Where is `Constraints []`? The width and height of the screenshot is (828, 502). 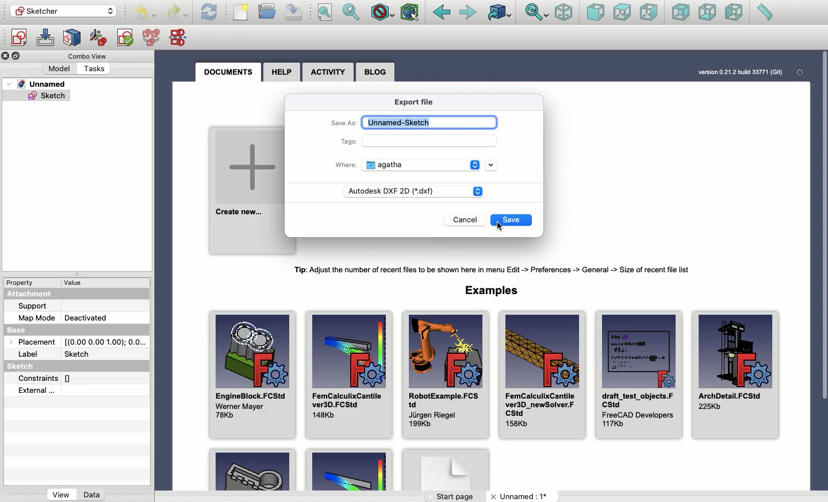
Constraints [] is located at coordinates (48, 378).